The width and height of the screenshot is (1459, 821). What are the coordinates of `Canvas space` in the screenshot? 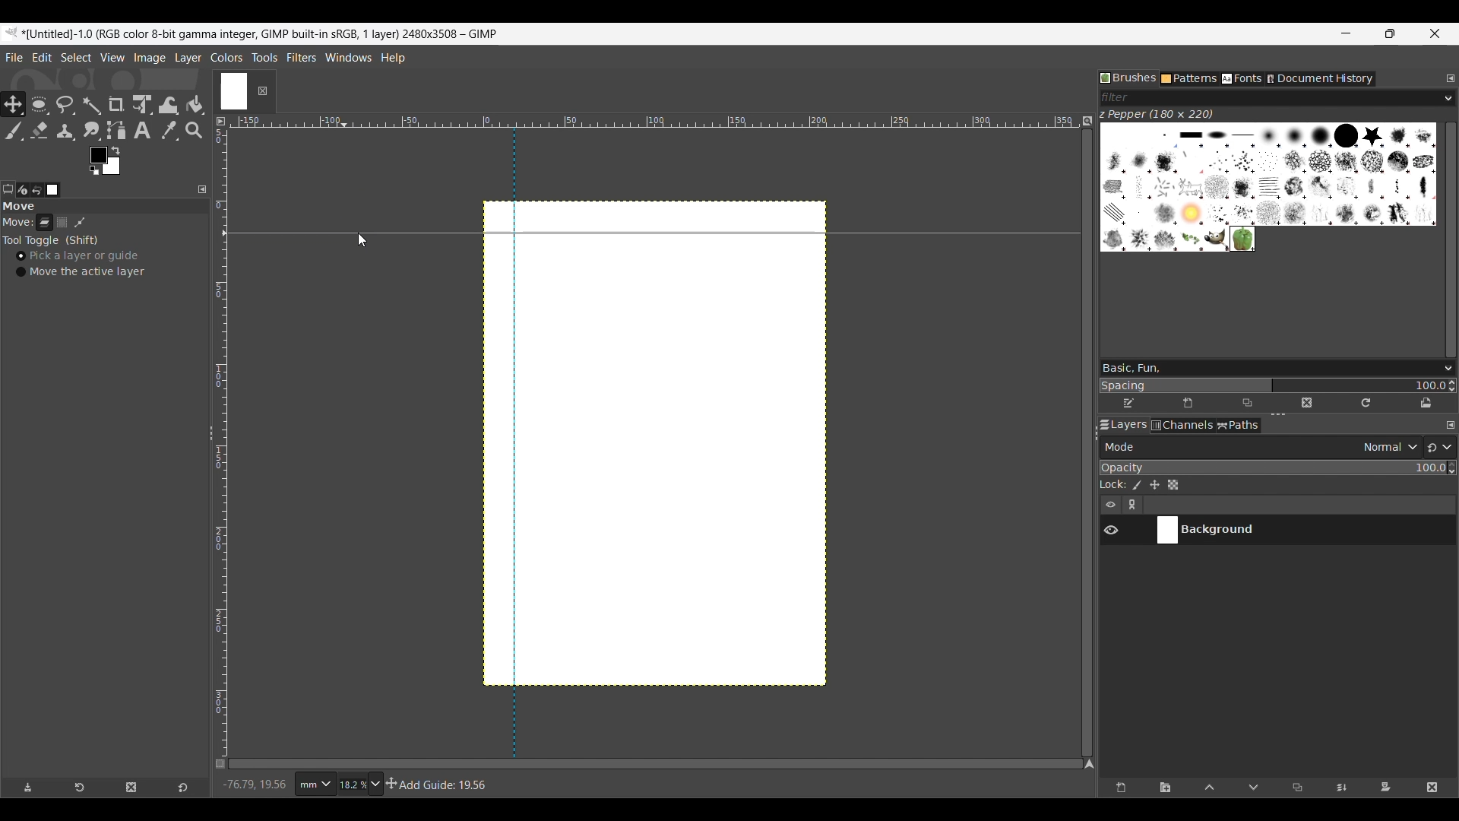 It's located at (761, 442).